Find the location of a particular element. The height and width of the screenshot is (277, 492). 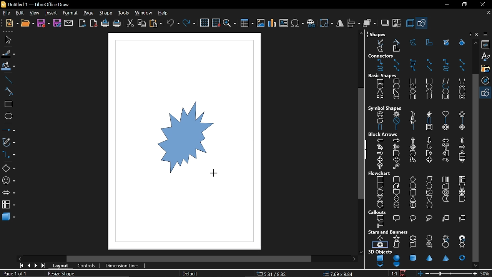

cut is located at coordinates (131, 23).